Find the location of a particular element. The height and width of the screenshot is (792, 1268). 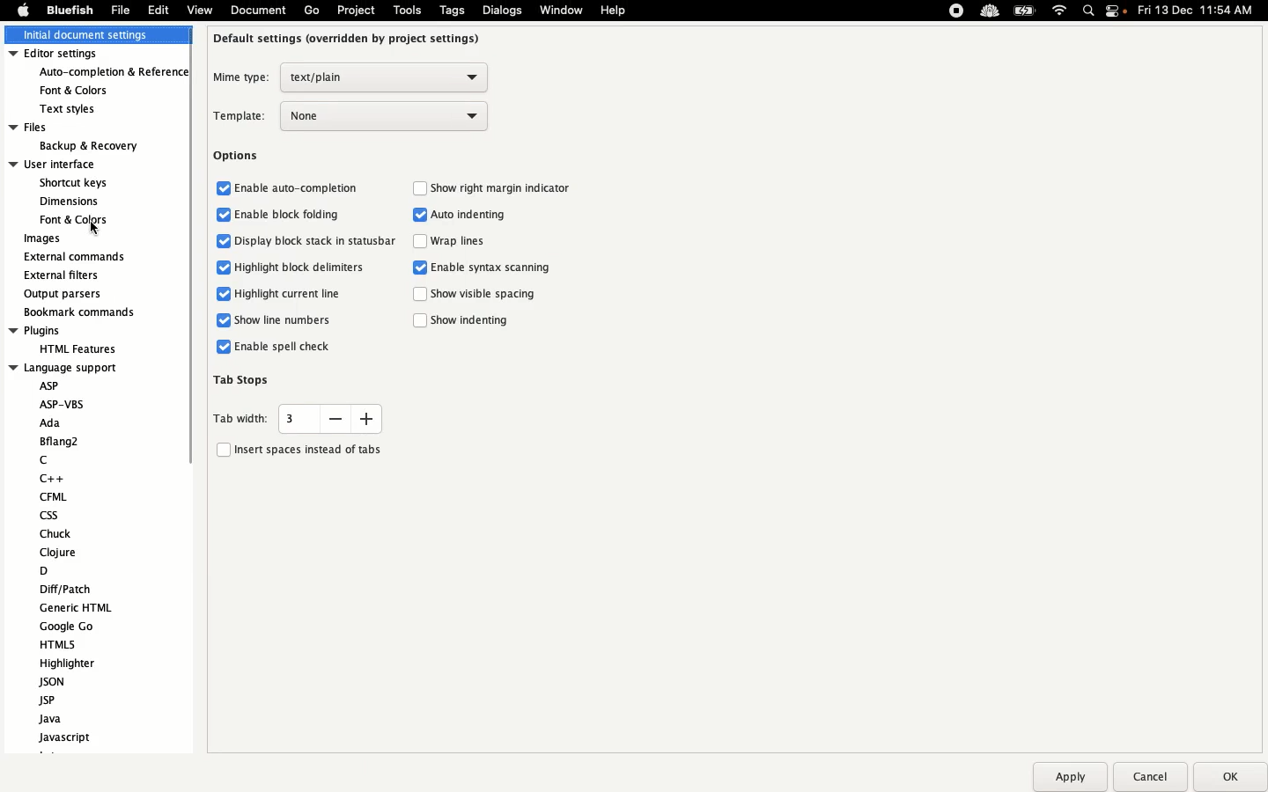

Edit is located at coordinates (158, 10).